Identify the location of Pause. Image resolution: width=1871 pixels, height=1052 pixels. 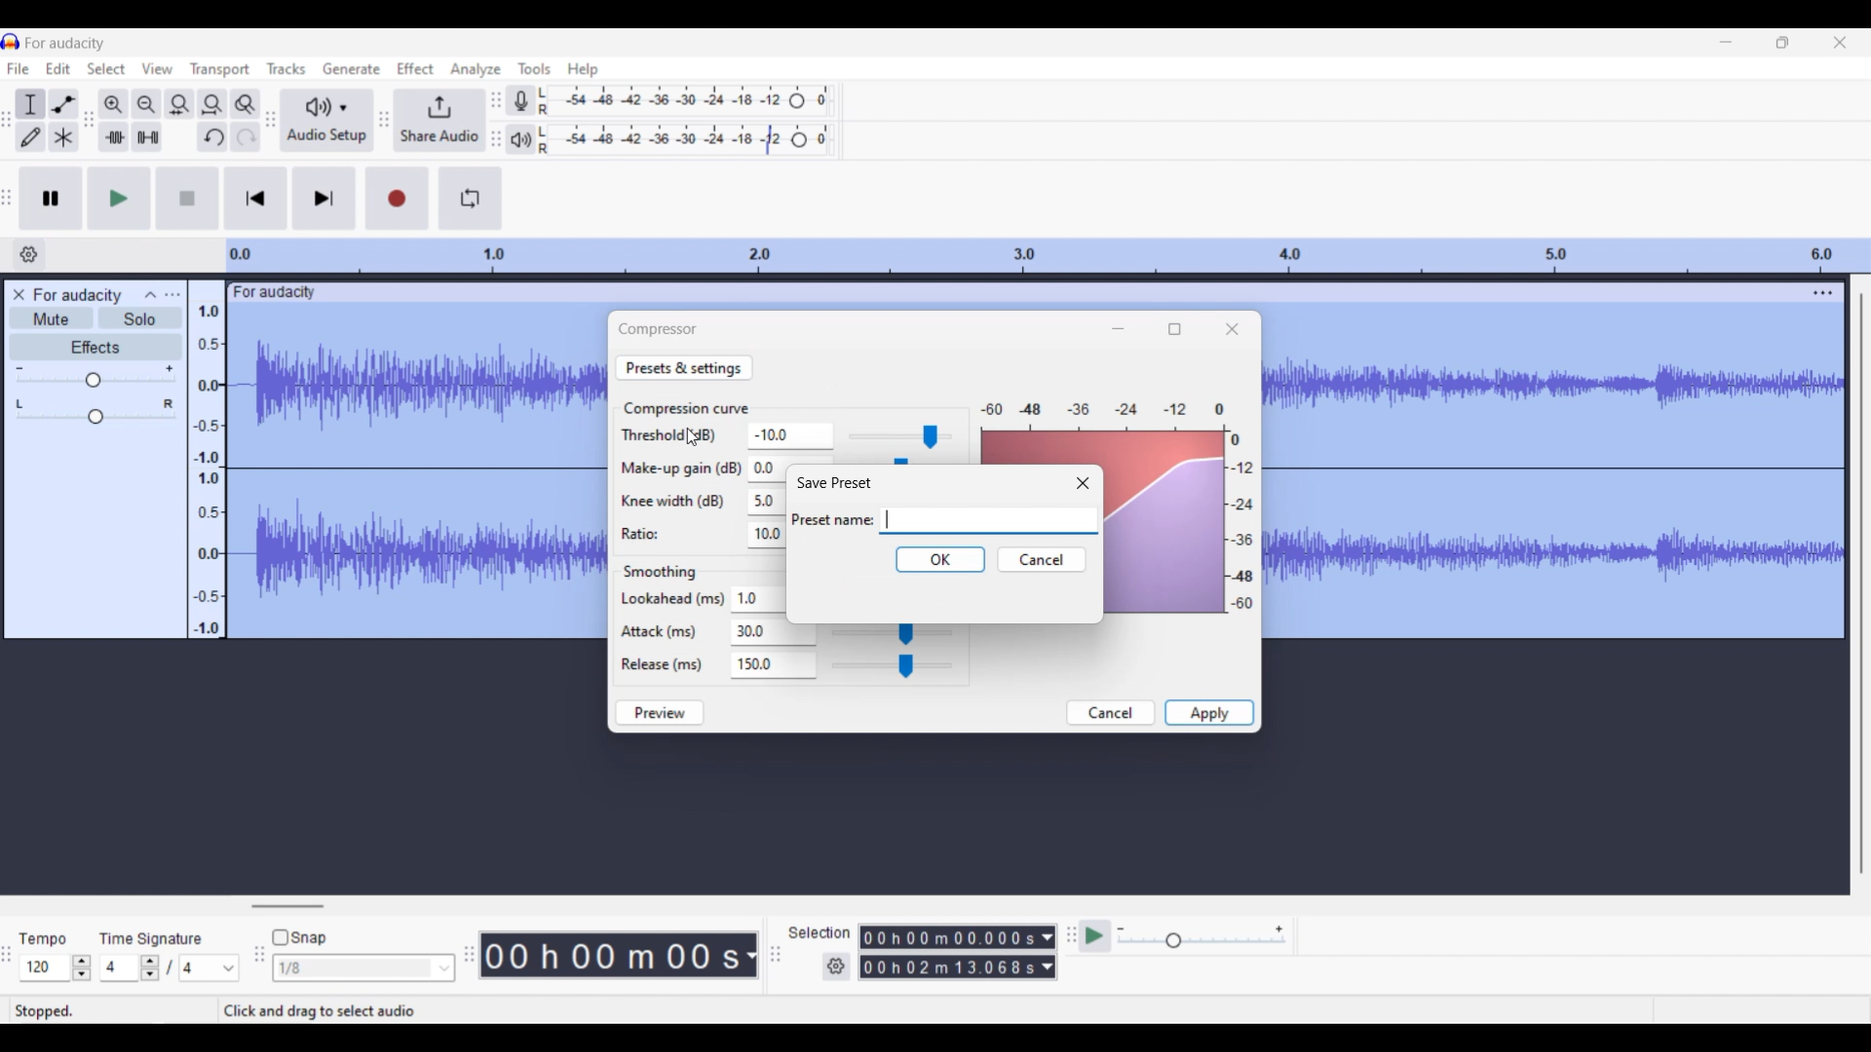
(52, 199).